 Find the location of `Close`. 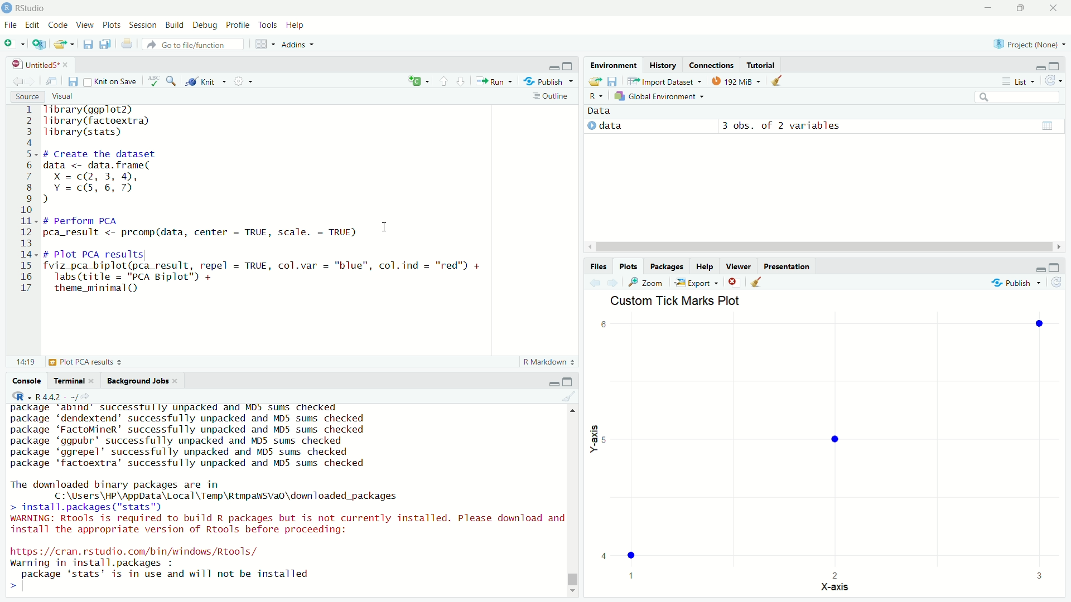

Close is located at coordinates (1053, 8).